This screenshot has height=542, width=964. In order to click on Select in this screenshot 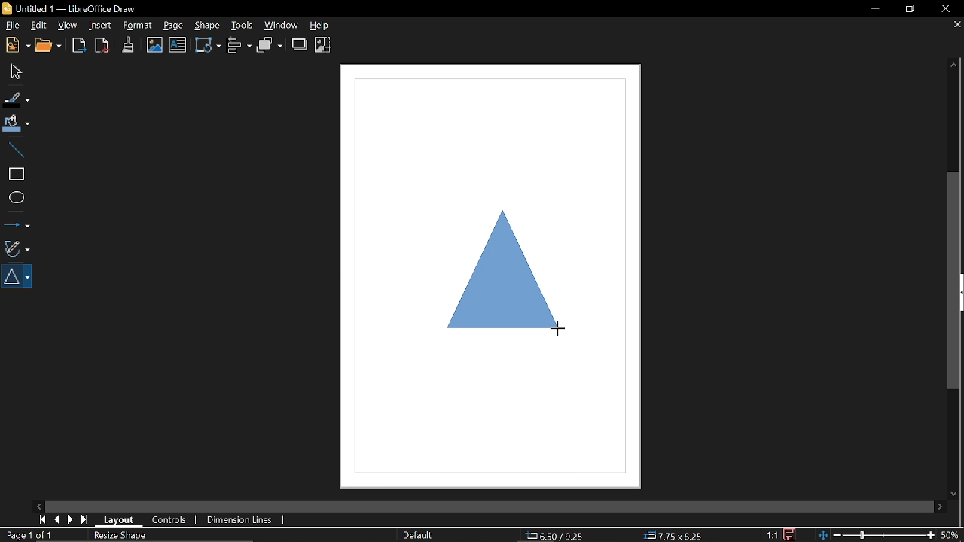, I will do `click(14, 71)`.